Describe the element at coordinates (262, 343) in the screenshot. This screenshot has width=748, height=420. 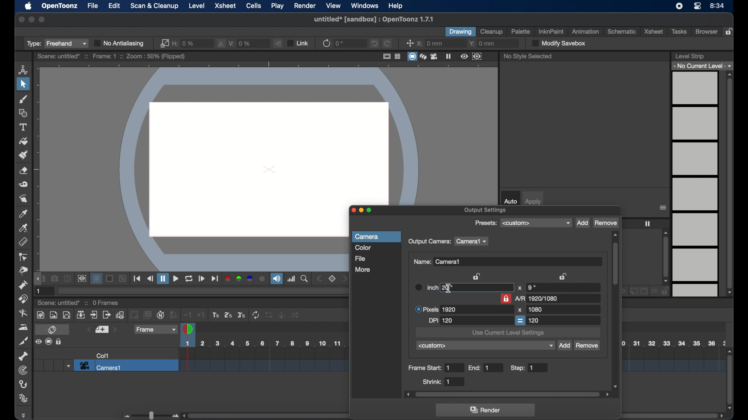
I see `scene scale` at that location.